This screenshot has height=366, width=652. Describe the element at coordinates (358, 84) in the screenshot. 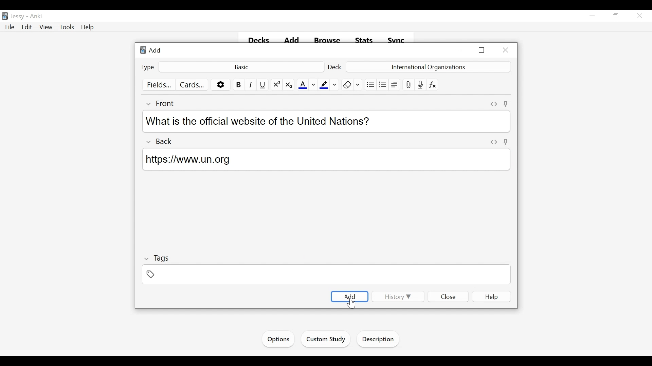

I see `Selecting Formatting to Remove` at that location.